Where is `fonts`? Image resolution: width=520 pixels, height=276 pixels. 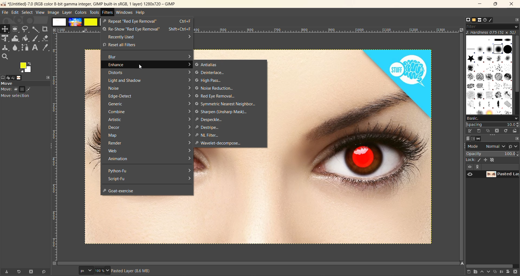 fonts is located at coordinates (479, 20).